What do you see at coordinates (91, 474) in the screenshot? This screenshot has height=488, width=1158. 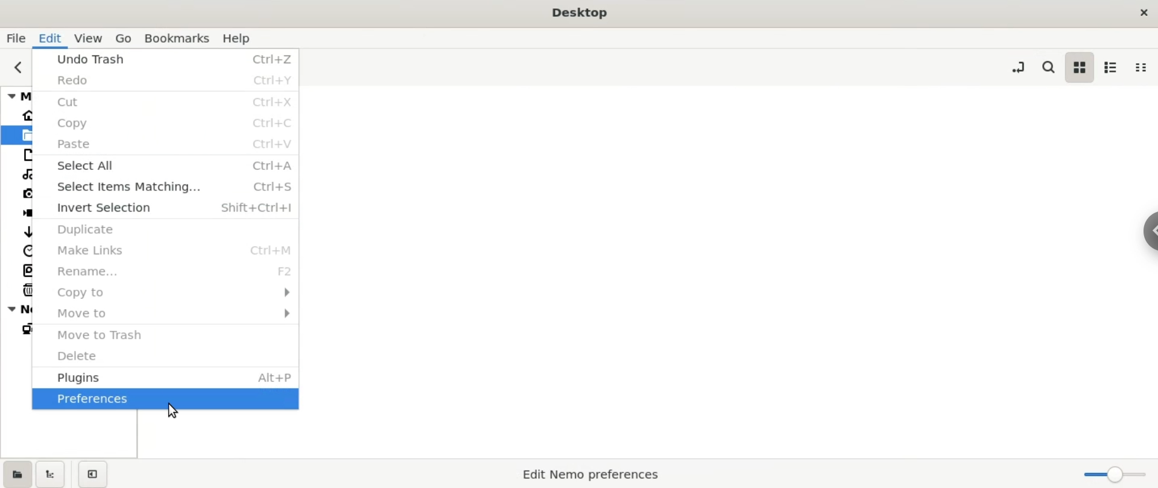 I see `close sidebars` at bounding box center [91, 474].